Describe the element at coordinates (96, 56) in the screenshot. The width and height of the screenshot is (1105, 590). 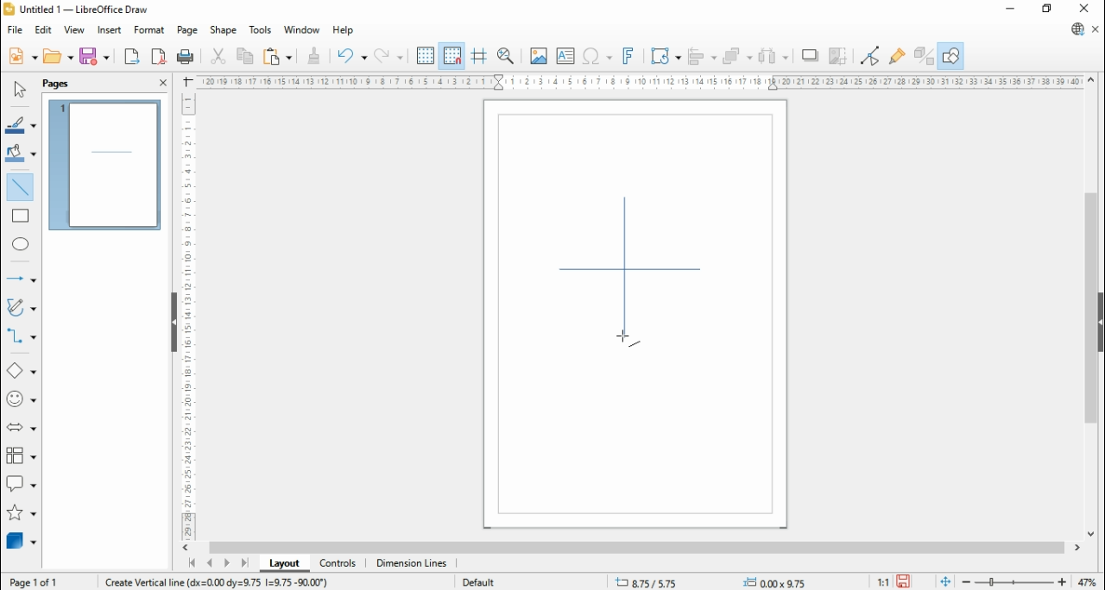
I see `save` at that location.